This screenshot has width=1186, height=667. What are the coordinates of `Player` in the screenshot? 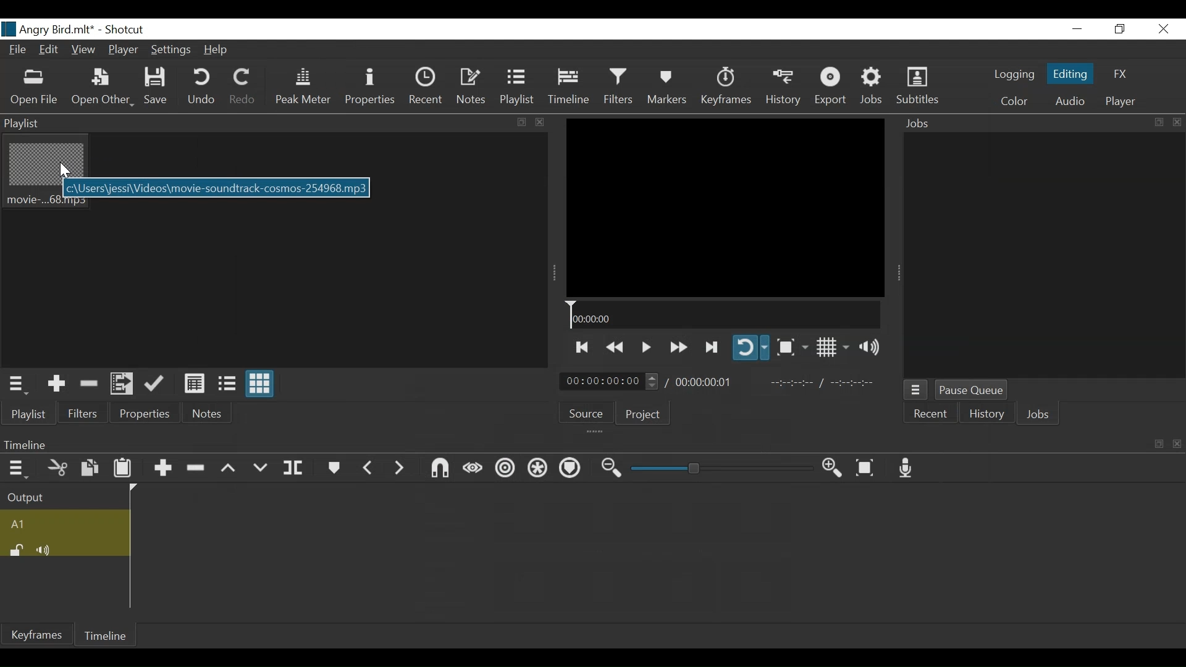 It's located at (1118, 103).